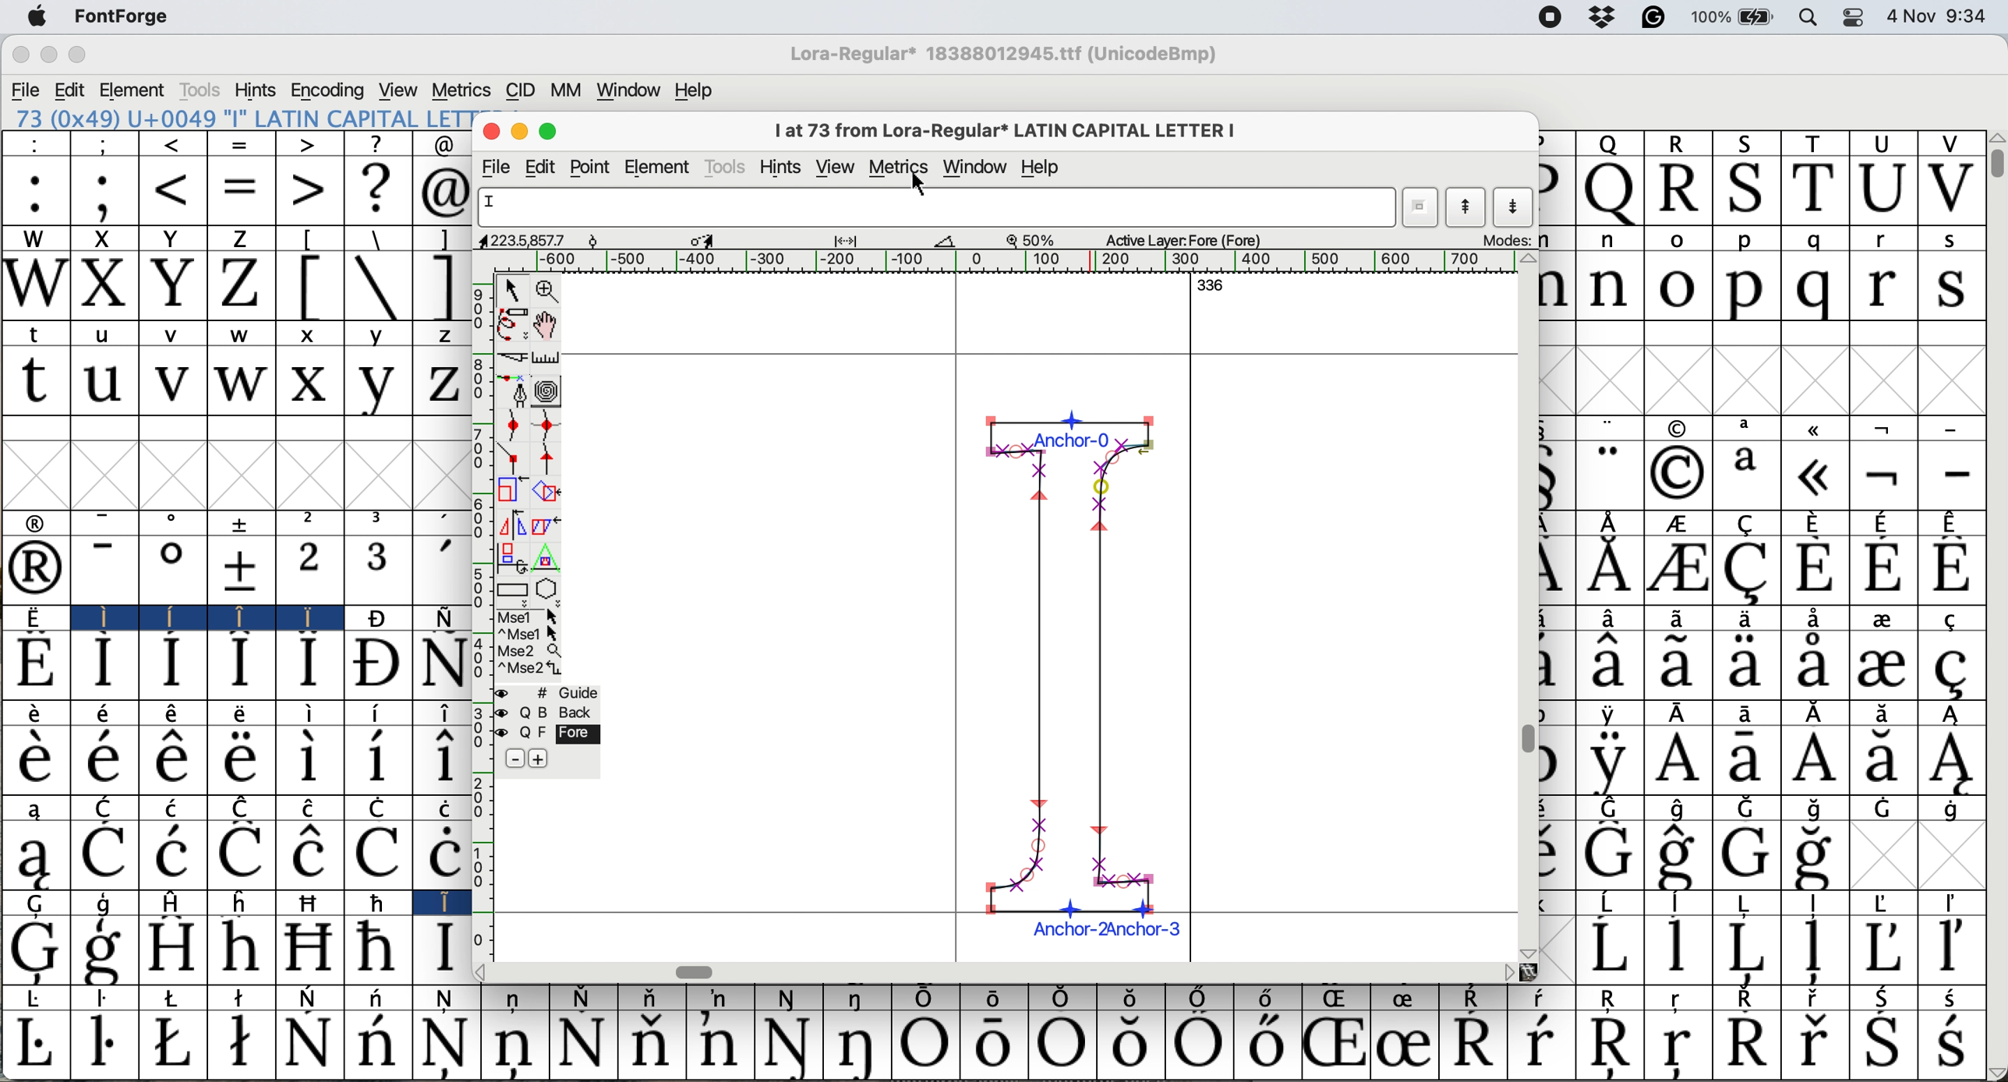 The width and height of the screenshot is (2008, 1082). I want to click on cid, so click(518, 90).